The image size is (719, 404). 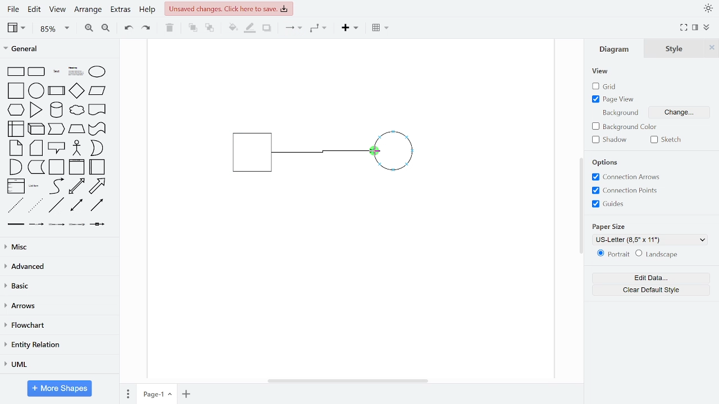 I want to click on zoom in, so click(x=88, y=27).